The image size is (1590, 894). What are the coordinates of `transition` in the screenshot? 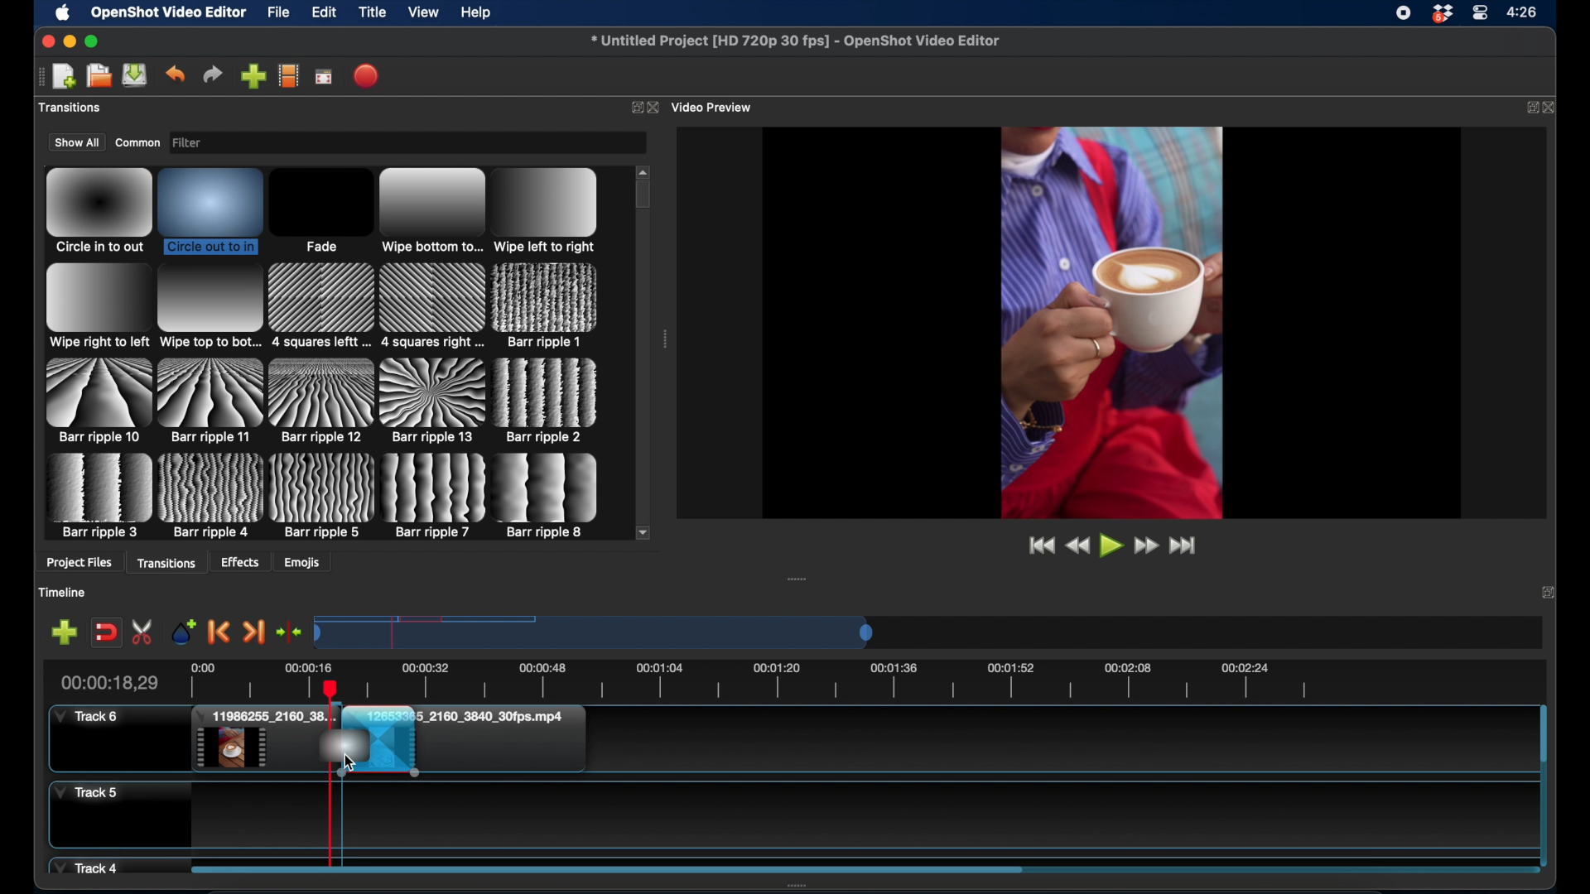 It's located at (431, 212).